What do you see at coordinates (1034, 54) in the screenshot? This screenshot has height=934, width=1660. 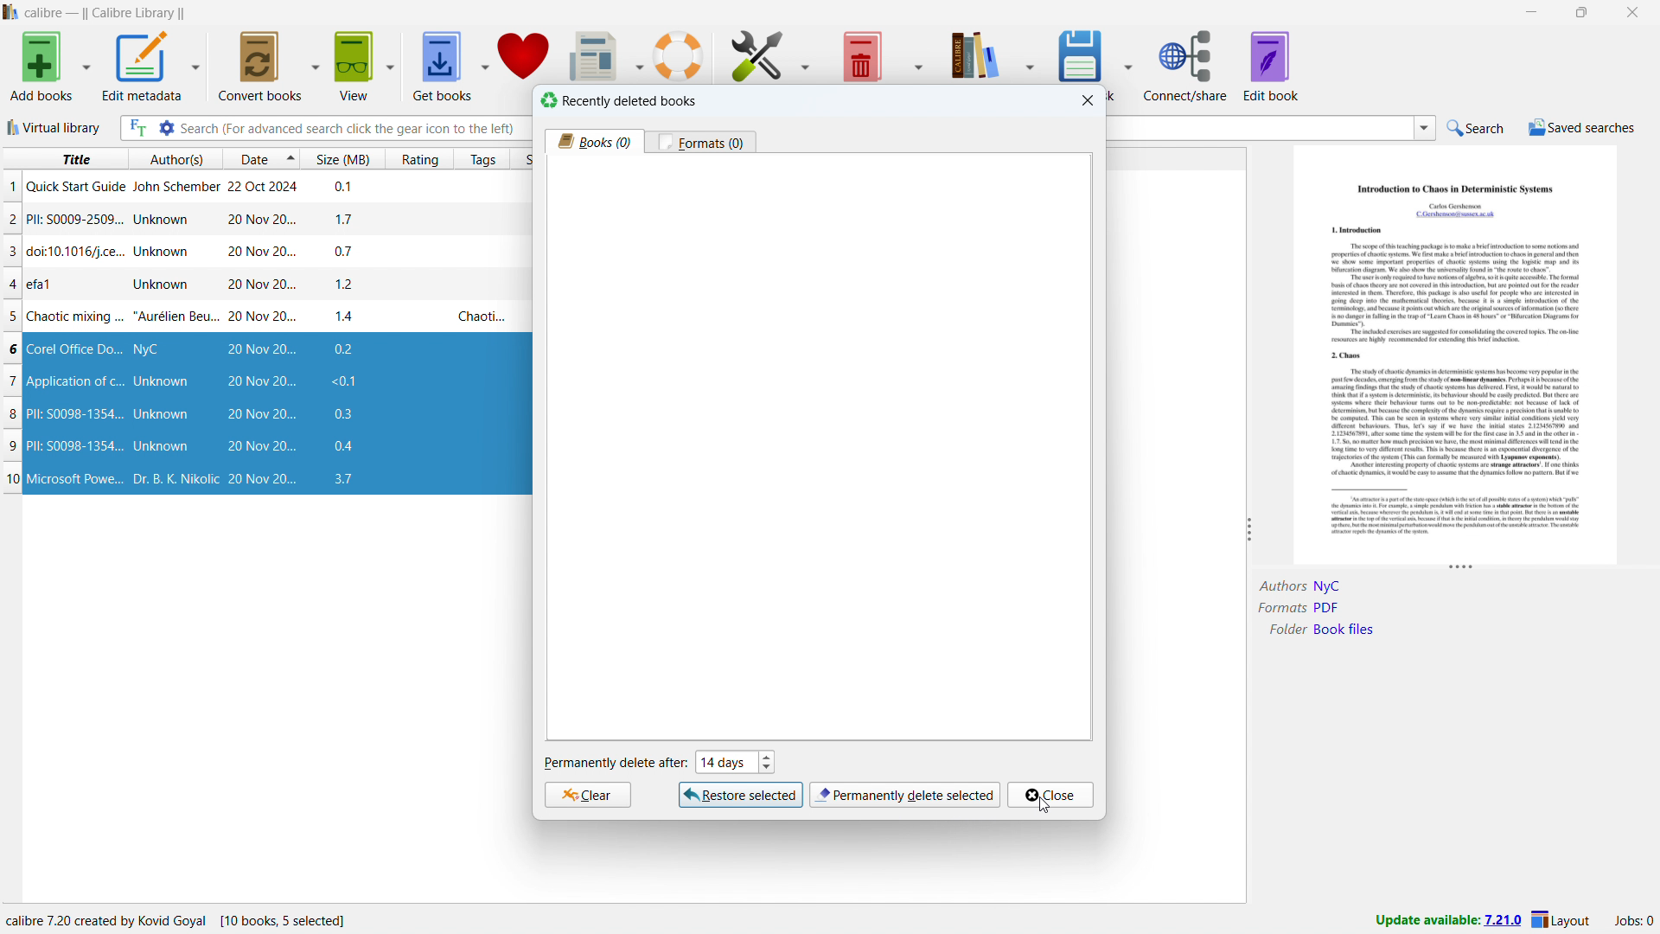 I see `calibre library options` at bounding box center [1034, 54].